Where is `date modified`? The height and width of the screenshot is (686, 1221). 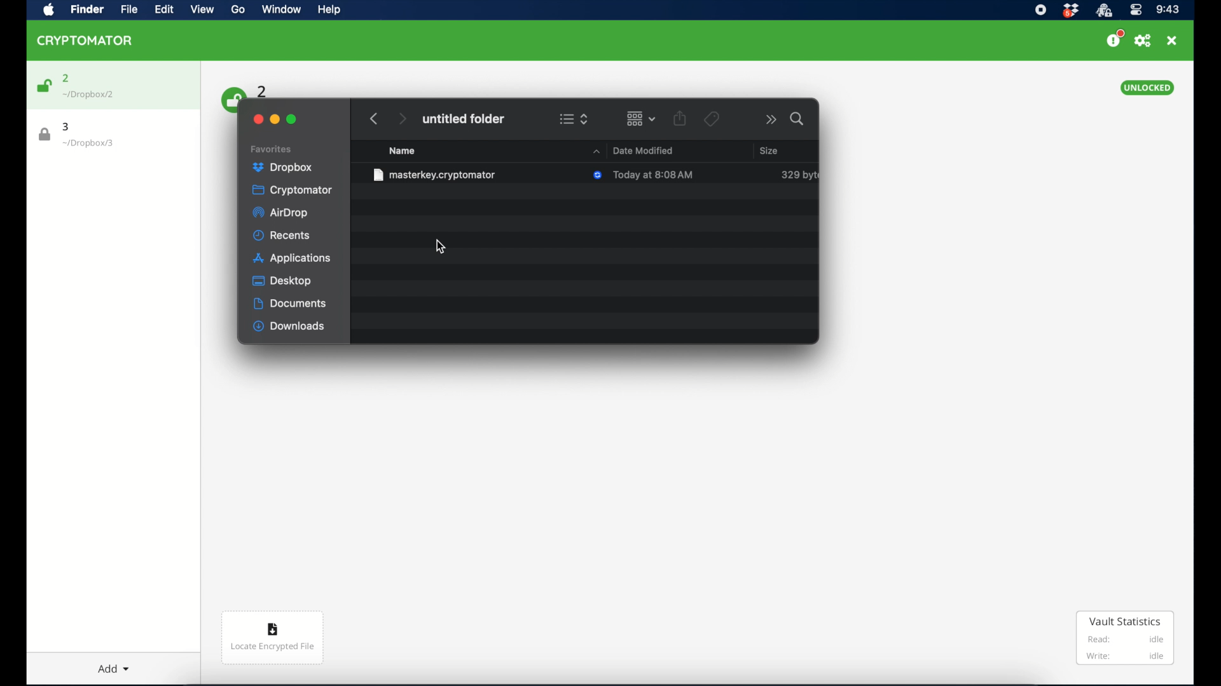
date modified is located at coordinates (631, 150).